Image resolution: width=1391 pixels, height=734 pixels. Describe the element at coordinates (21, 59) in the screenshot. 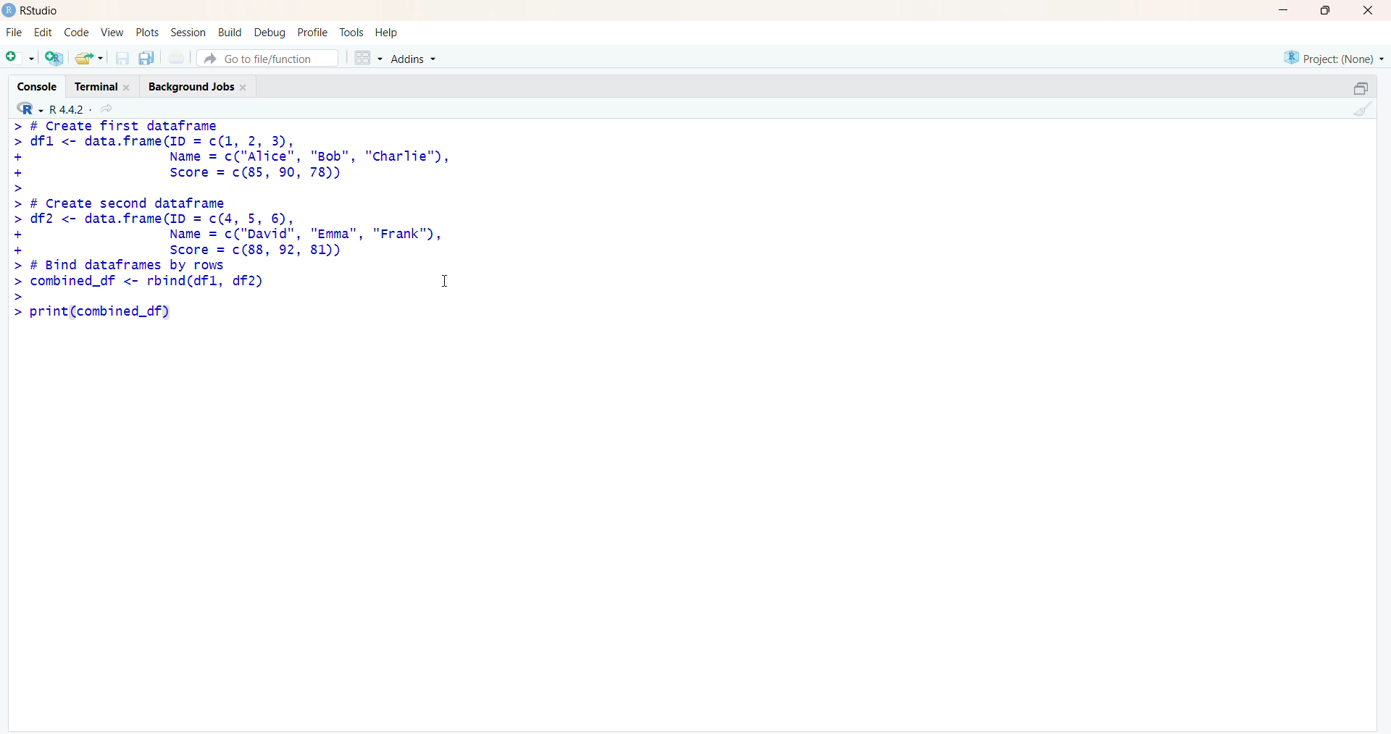

I see `new file` at that location.